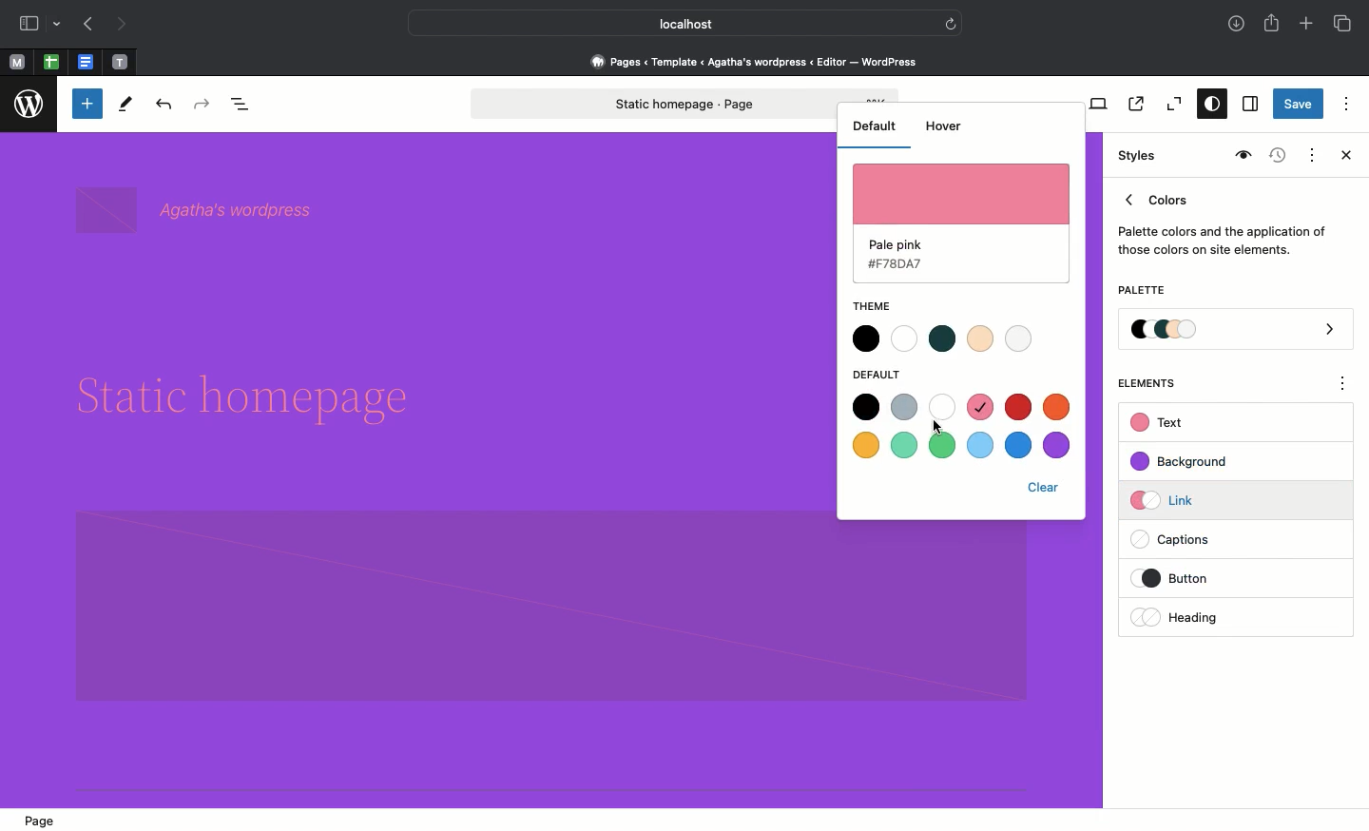 The width and height of the screenshot is (1369, 831). Describe the element at coordinates (1180, 541) in the screenshot. I see `Captions` at that location.